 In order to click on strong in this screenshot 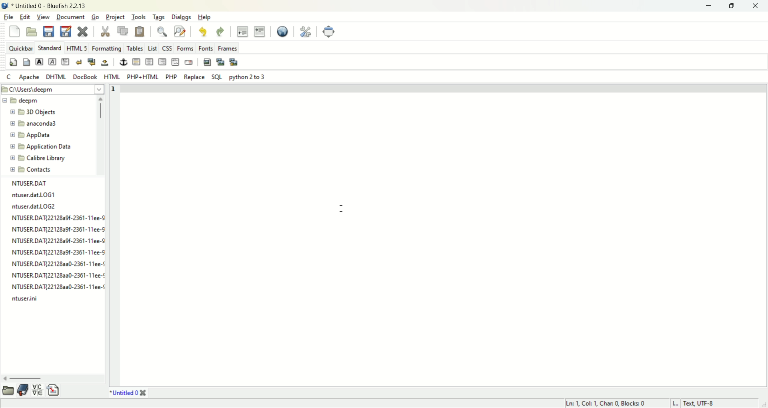, I will do `click(39, 61)`.